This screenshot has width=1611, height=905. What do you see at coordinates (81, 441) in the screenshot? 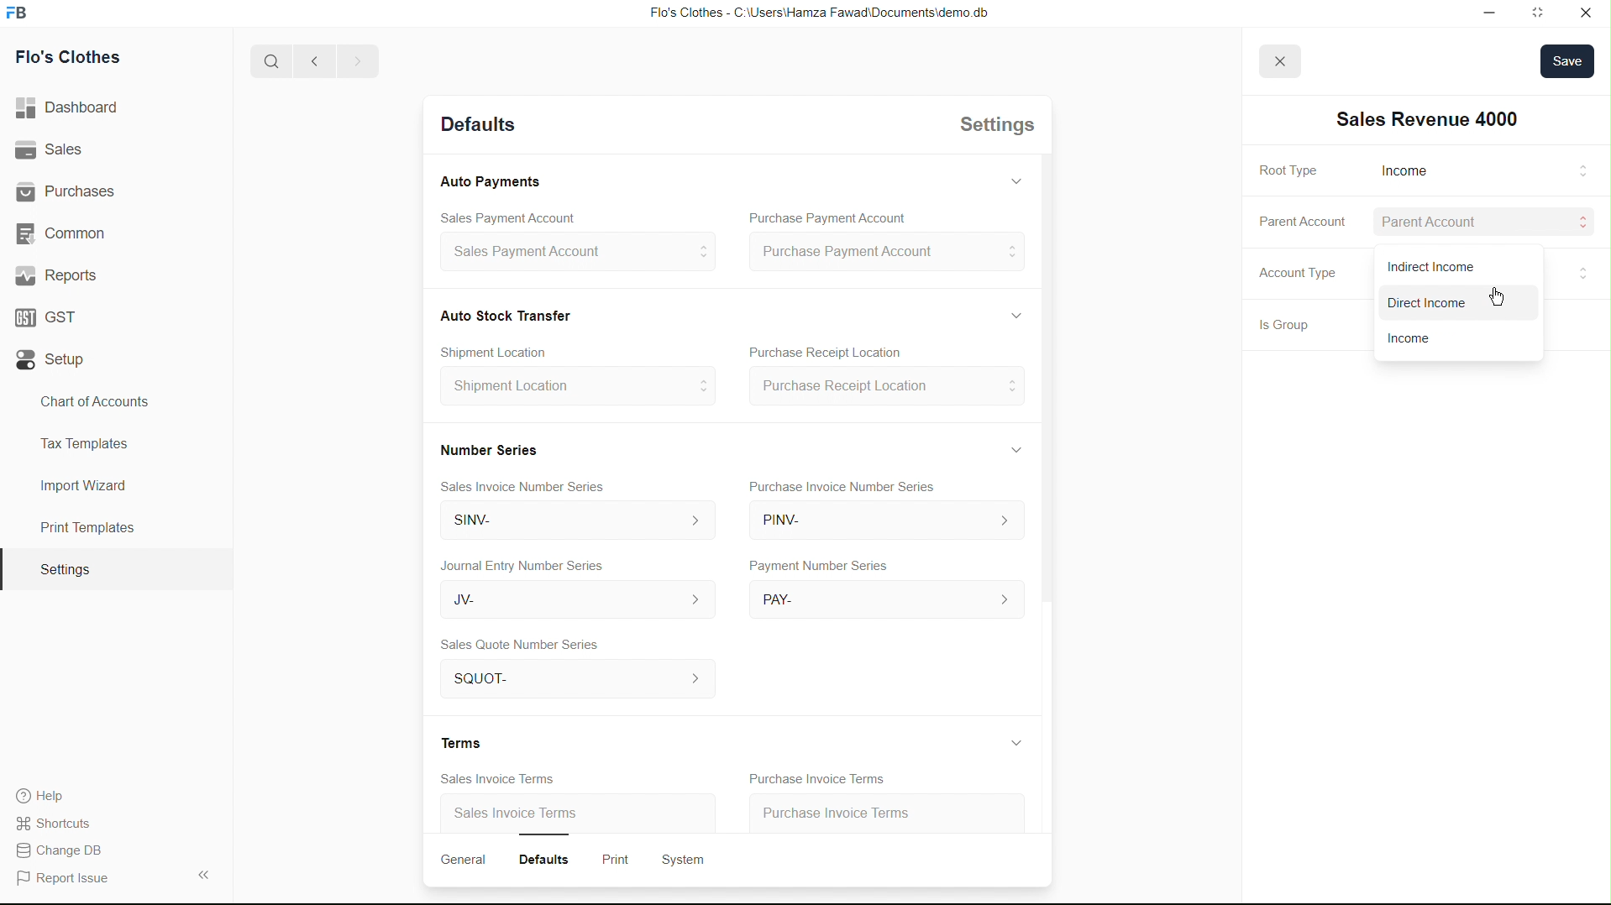
I see `Tax Templates` at bounding box center [81, 441].